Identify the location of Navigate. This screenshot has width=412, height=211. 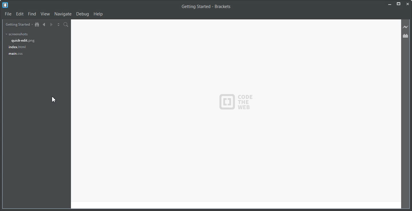
(63, 14).